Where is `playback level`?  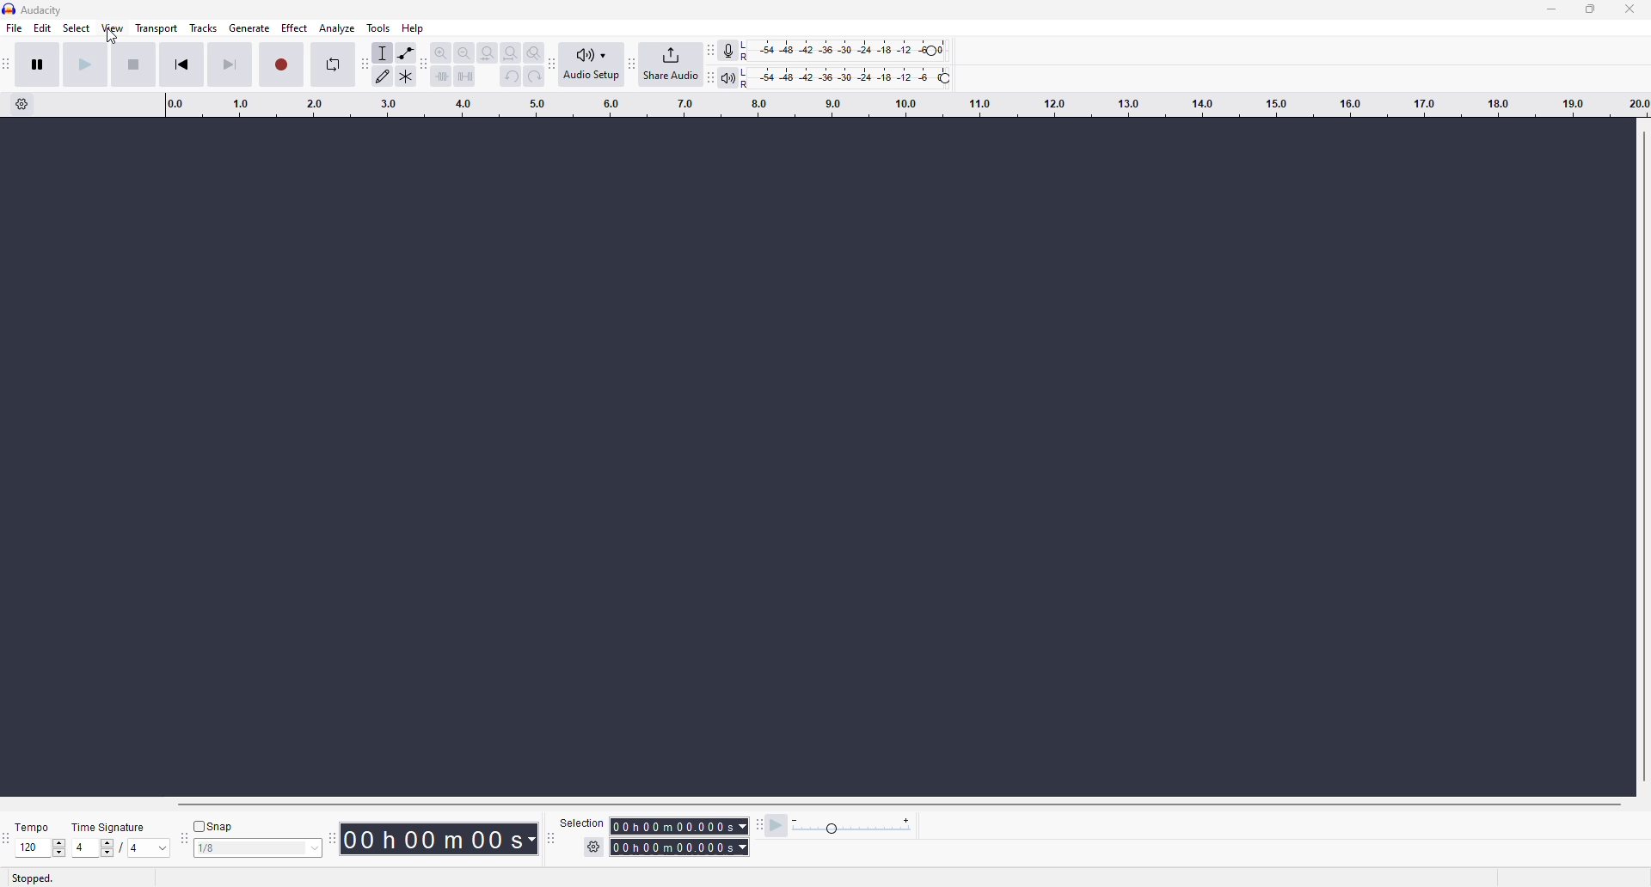 playback level is located at coordinates (848, 77).